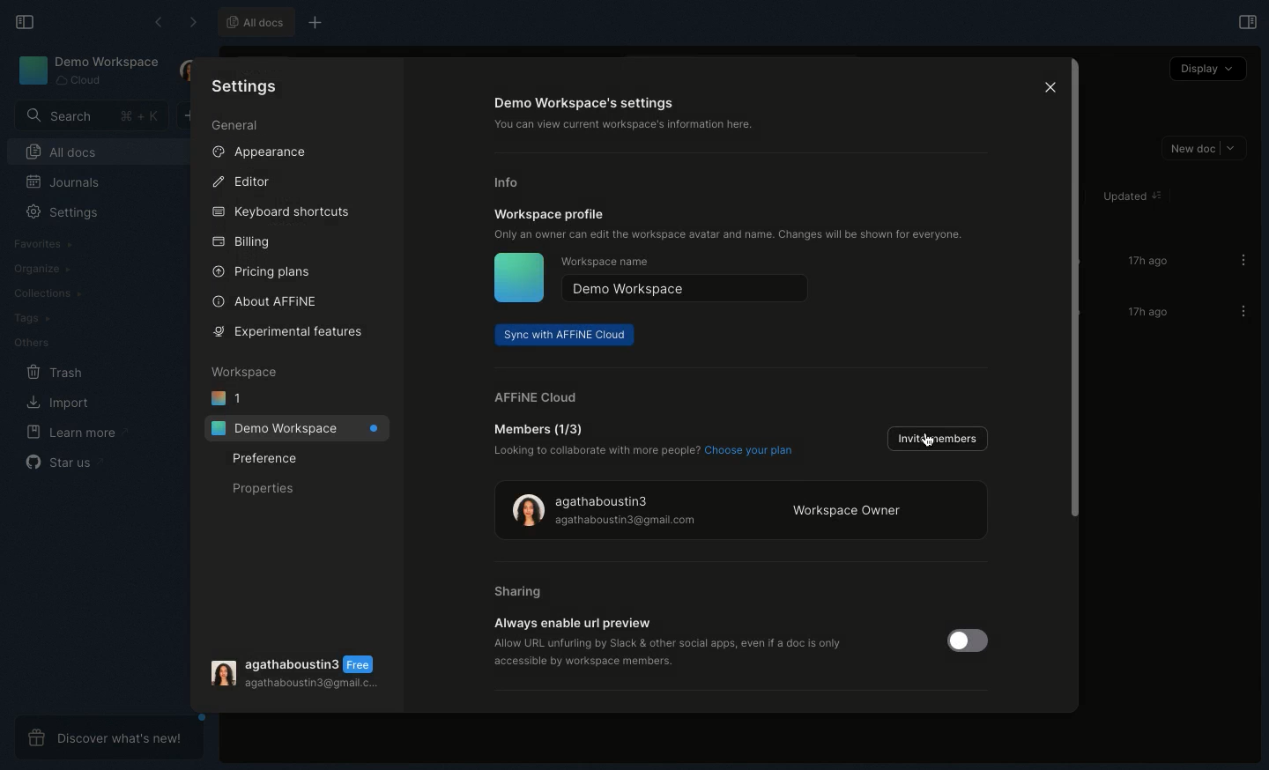 The width and height of the screenshot is (1269, 770). Describe the element at coordinates (576, 661) in the screenshot. I see `‘accessible by workspace members` at that location.